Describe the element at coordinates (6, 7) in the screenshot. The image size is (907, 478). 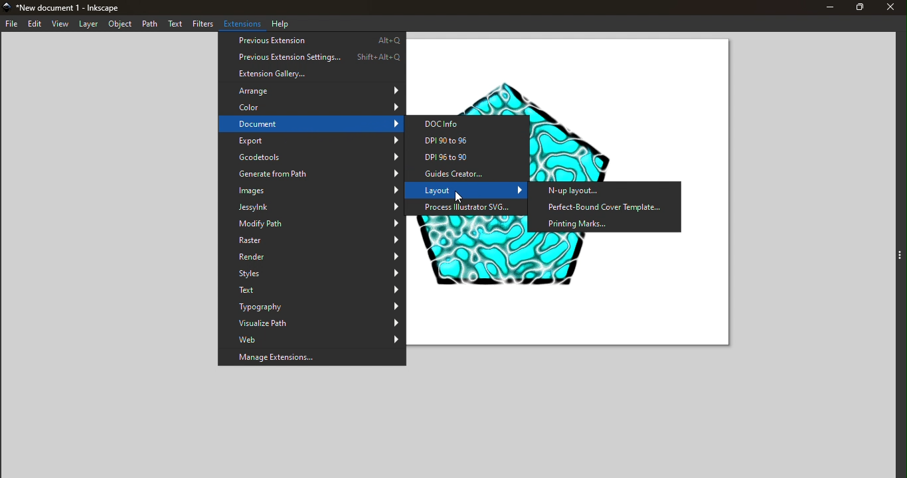
I see `app Icon` at that location.